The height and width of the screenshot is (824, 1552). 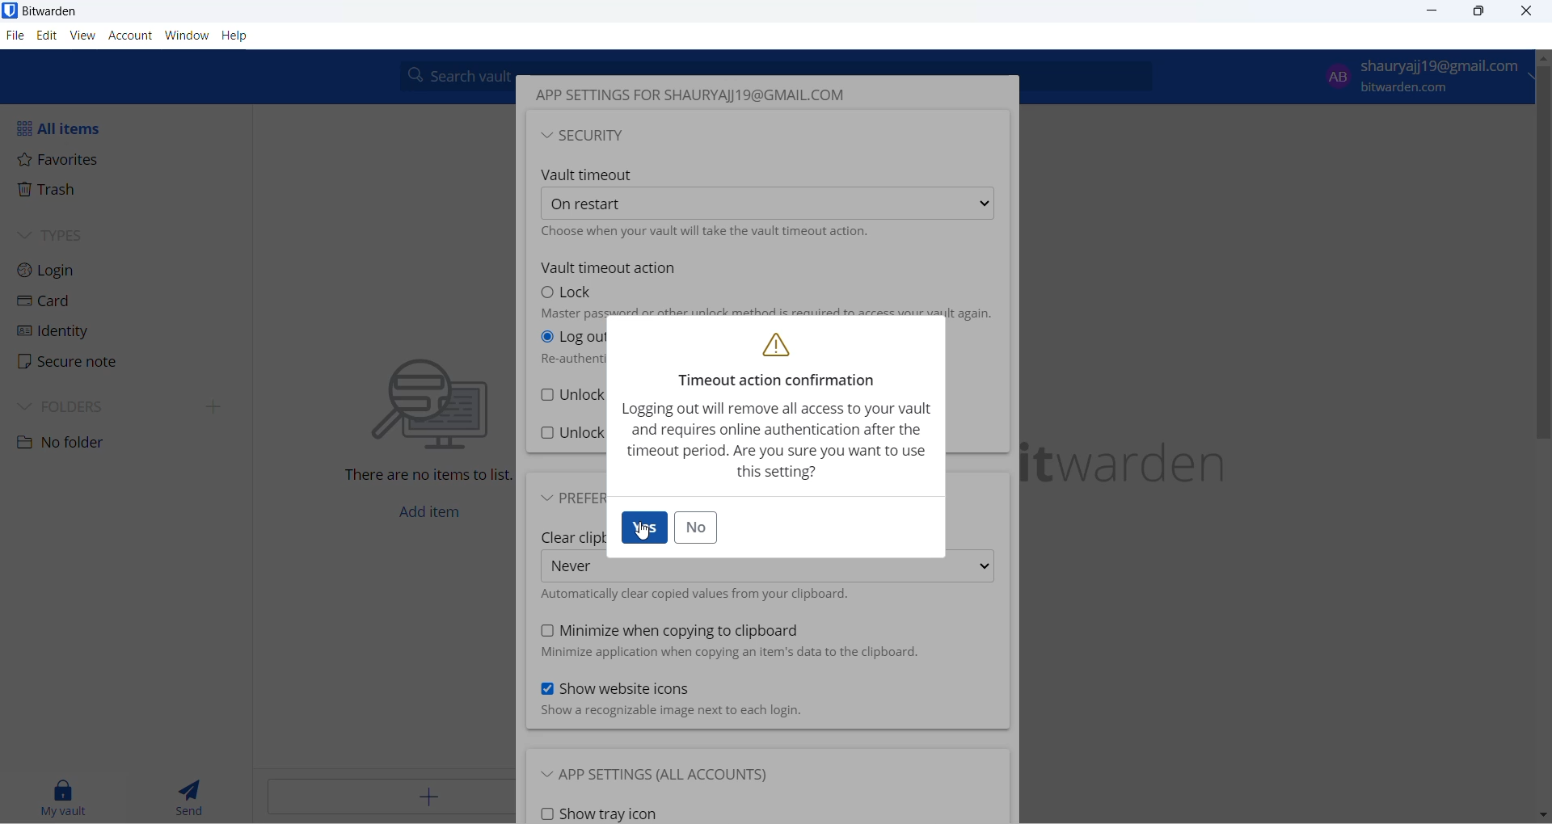 I want to click on edit, so click(x=47, y=36).